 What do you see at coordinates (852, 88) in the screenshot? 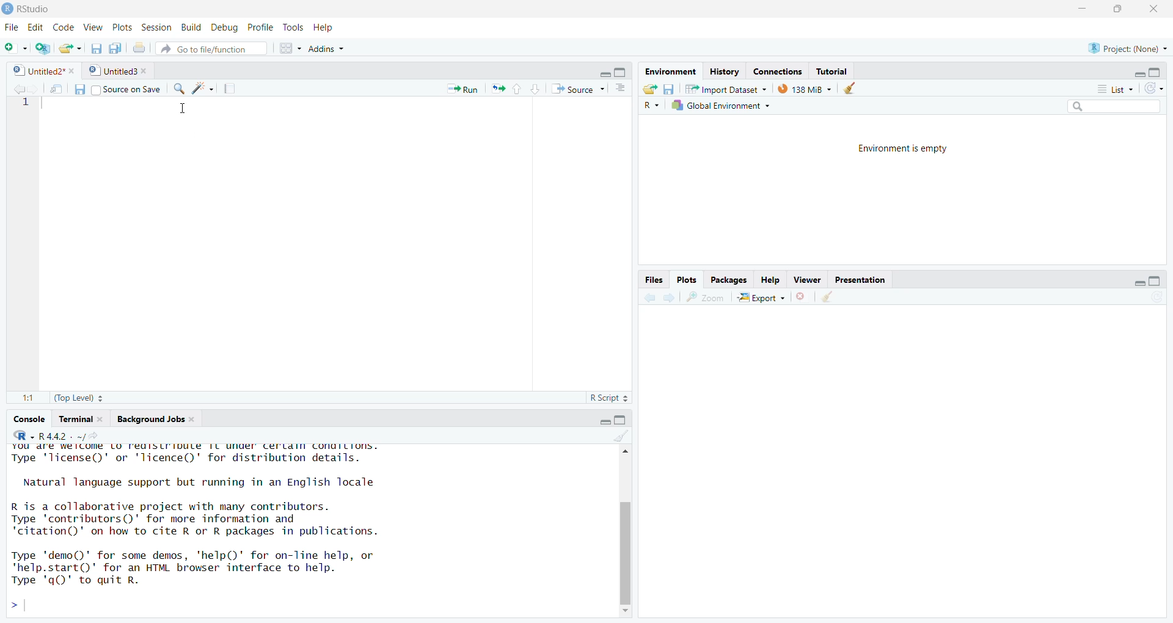
I see `Clear environment` at bounding box center [852, 88].